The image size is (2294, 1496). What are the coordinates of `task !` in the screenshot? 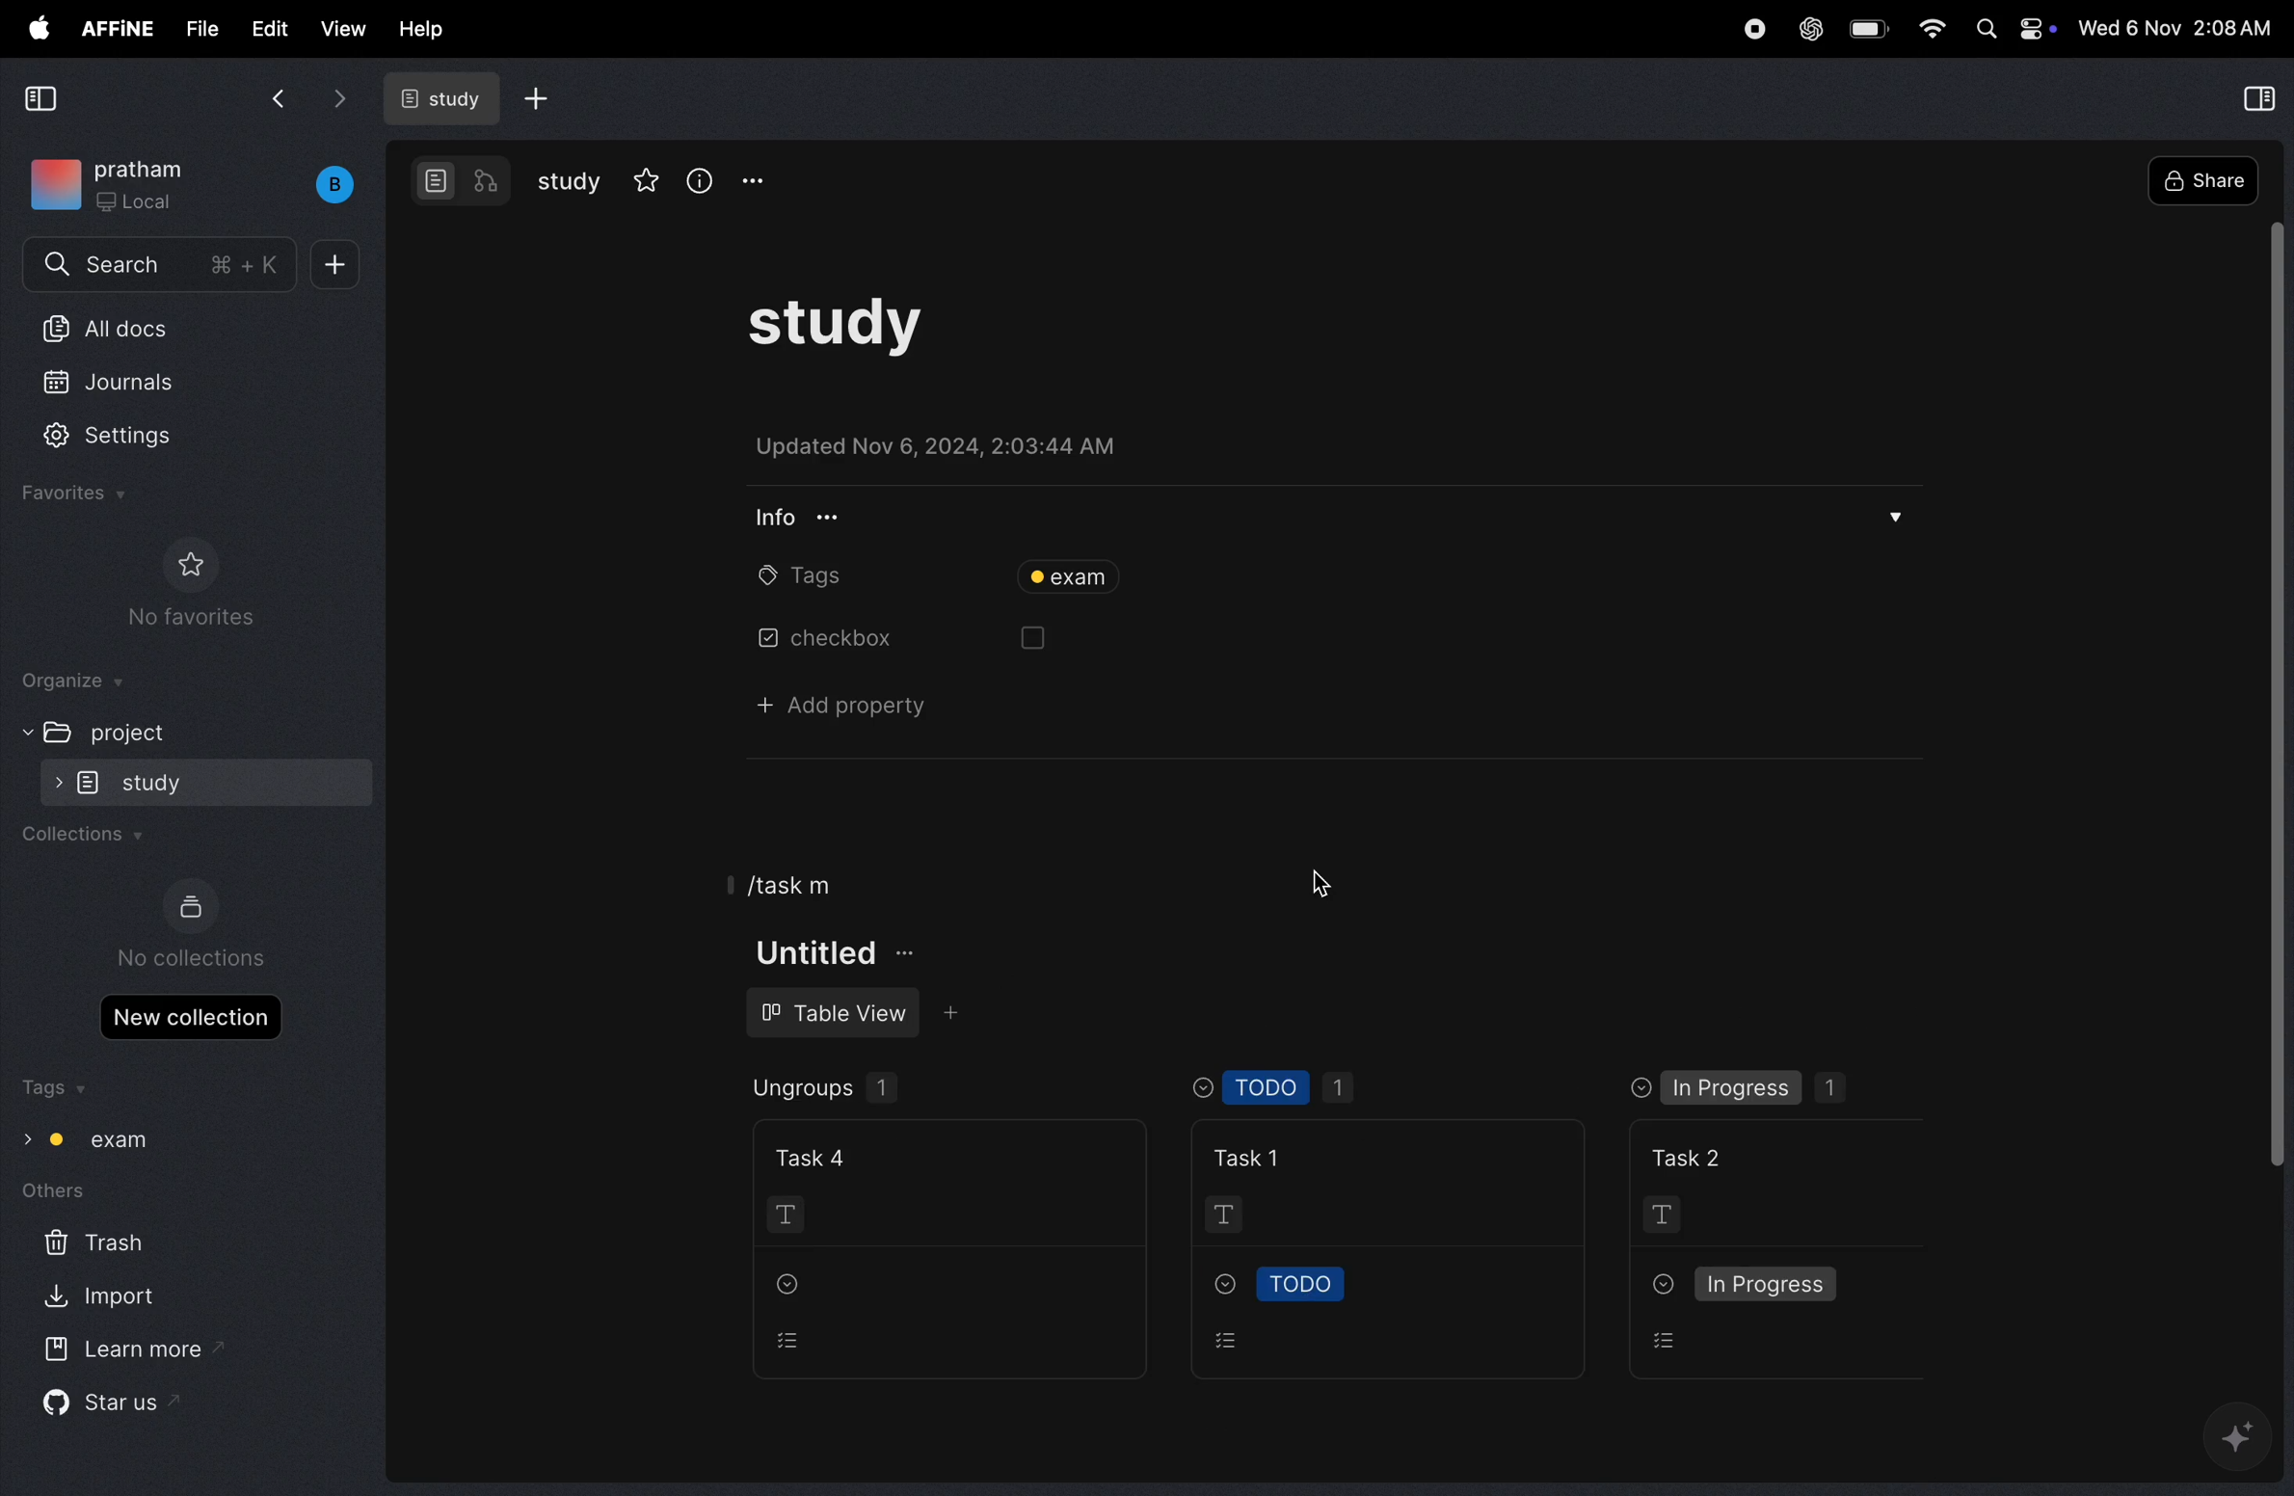 It's located at (1251, 1154).